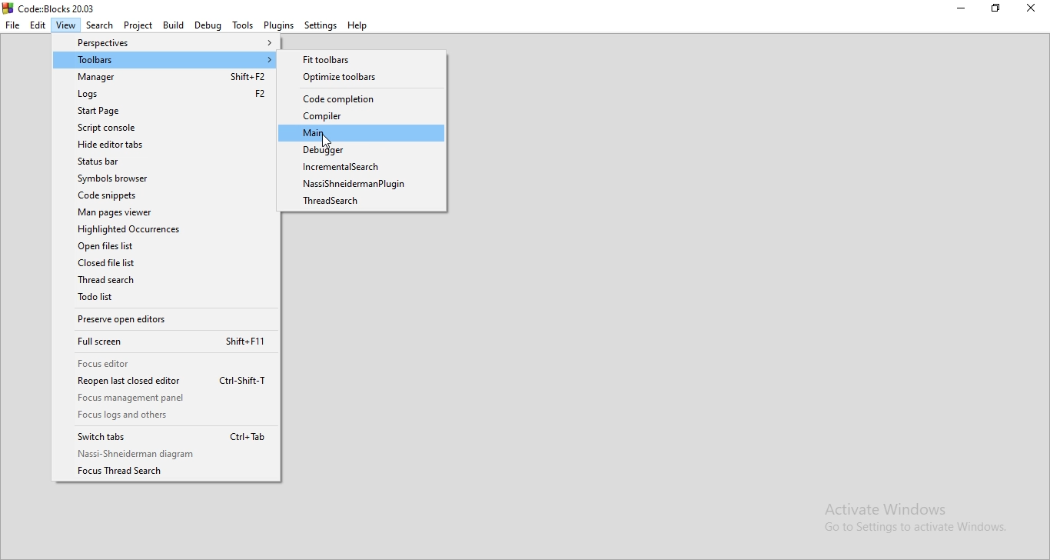  I want to click on Full screen, so click(172, 344).